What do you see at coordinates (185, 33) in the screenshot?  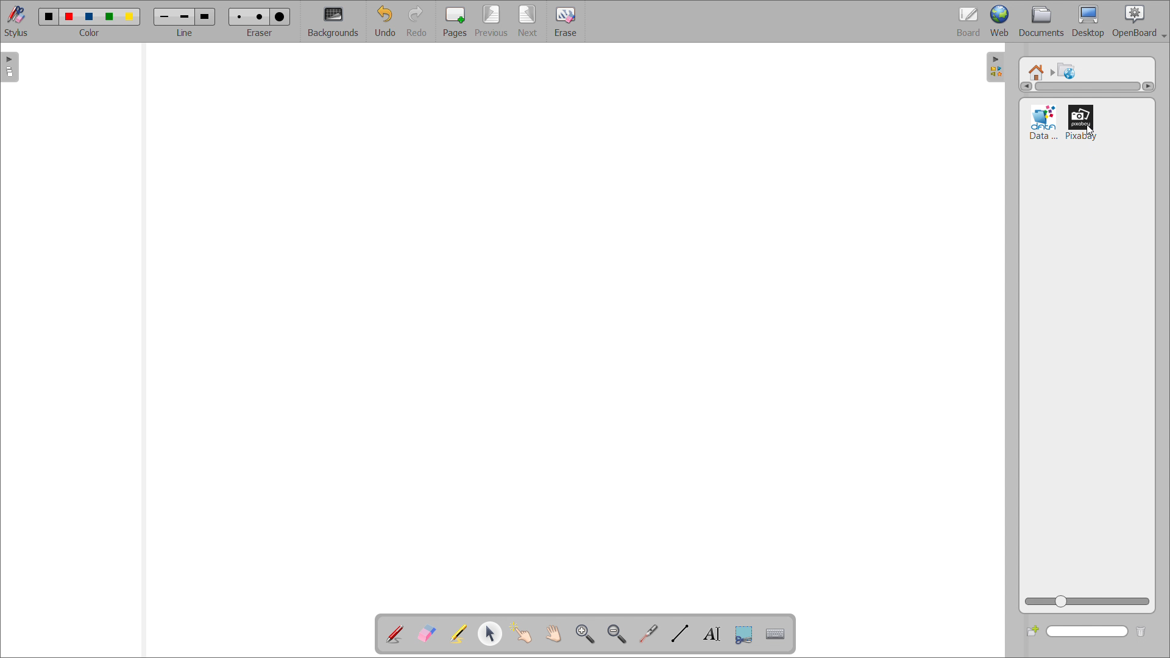 I see `Line` at bounding box center [185, 33].